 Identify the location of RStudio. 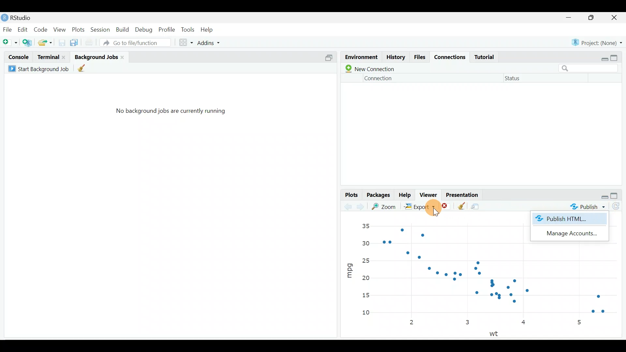
(26, 17).